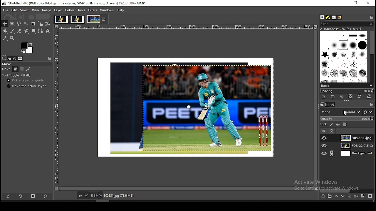  What do you see at coordinates (119, 195) in the screenshot?
I see `305331.jpg (78.6mb)` at bounding box center [119, 195].